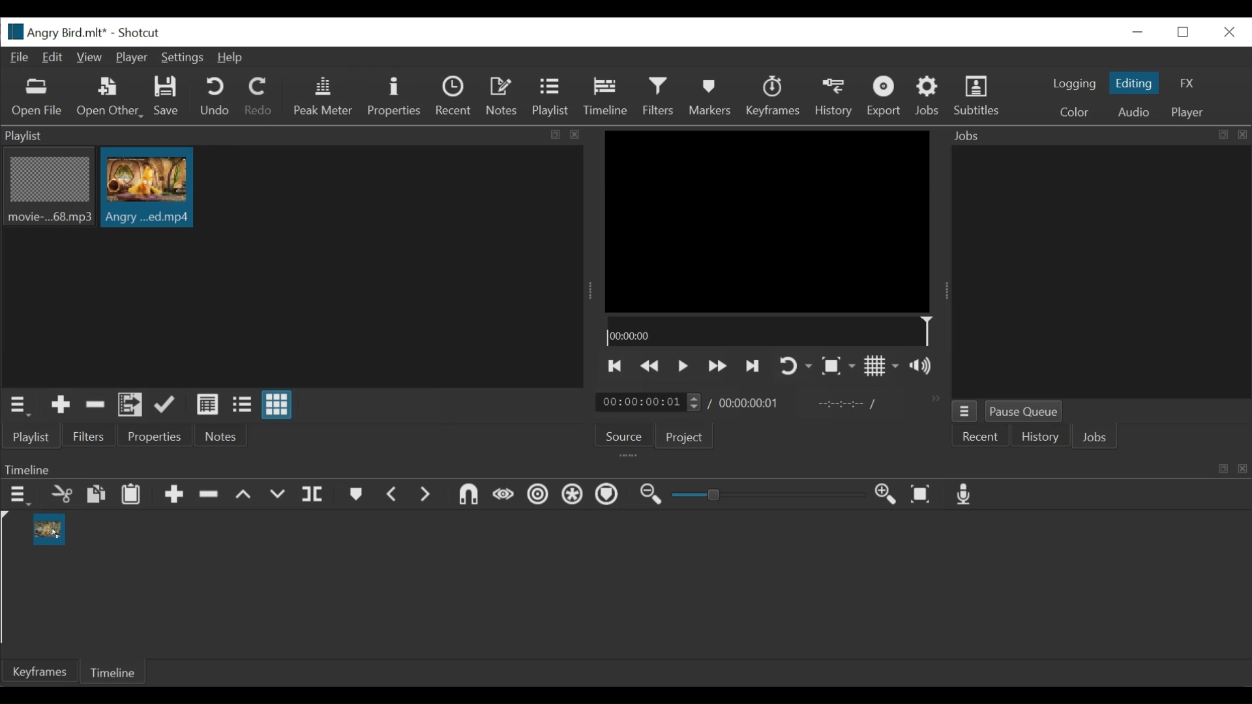  What do you see at coordinates (964, 411) in the screenshot?
I see `Jobs Menu` at bounding box center [964, 411].